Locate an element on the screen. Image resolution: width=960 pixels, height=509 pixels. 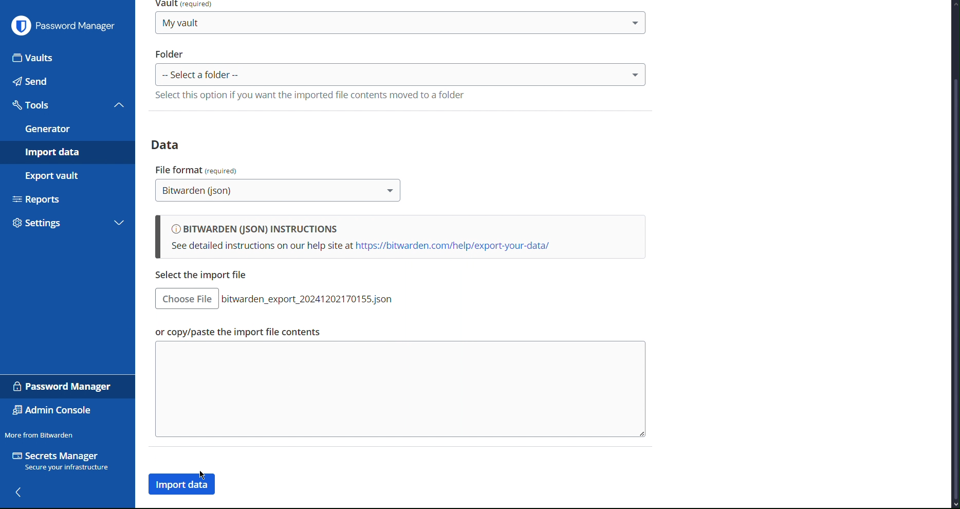
Move from Bitwarden is located at coordinates (39, 434).